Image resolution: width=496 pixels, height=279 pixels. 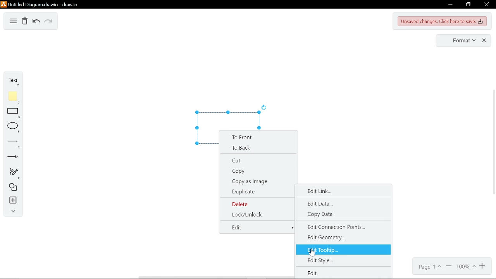 I want to click on duplicate, so click(x=257, y=192).